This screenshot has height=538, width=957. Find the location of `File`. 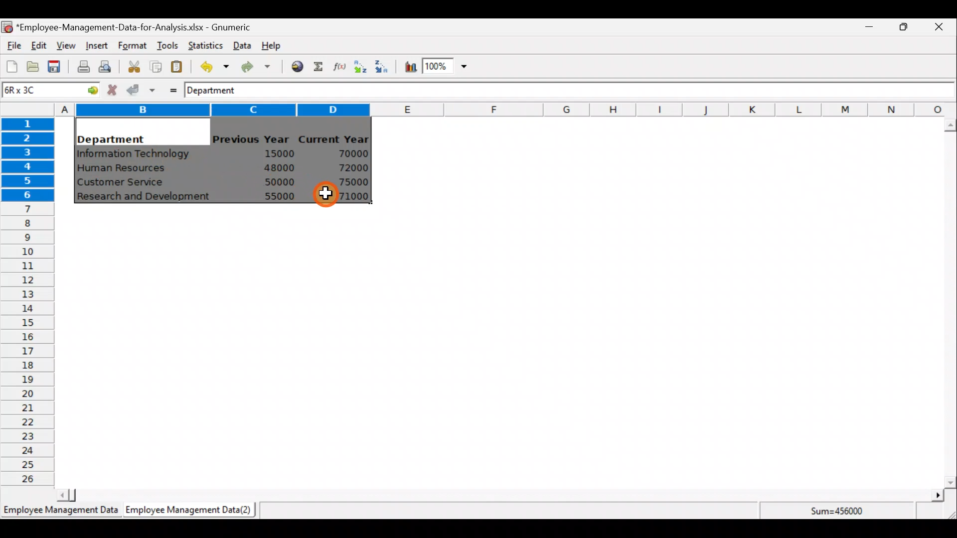

File is located at coordinates (12, 46).